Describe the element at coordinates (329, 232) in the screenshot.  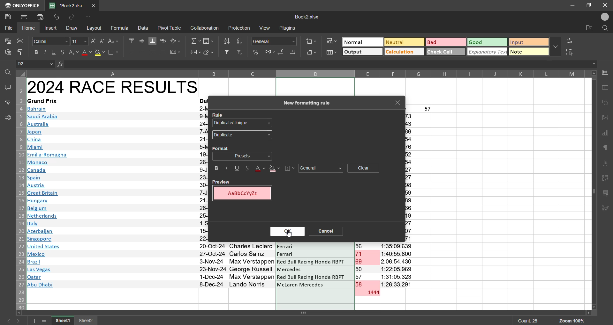
I see `cancel` at that location.